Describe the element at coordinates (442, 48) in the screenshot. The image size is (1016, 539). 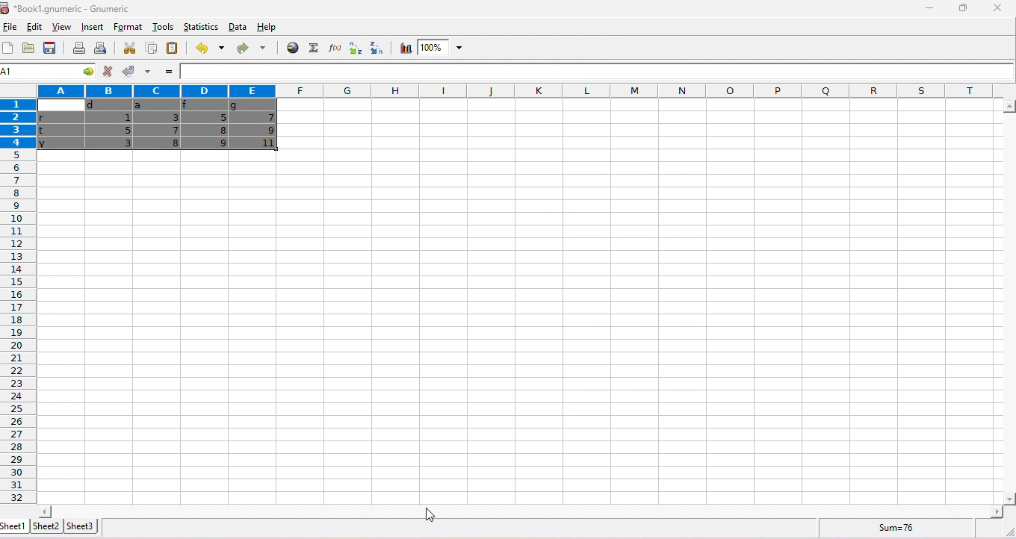
I see `zoom` at that location.